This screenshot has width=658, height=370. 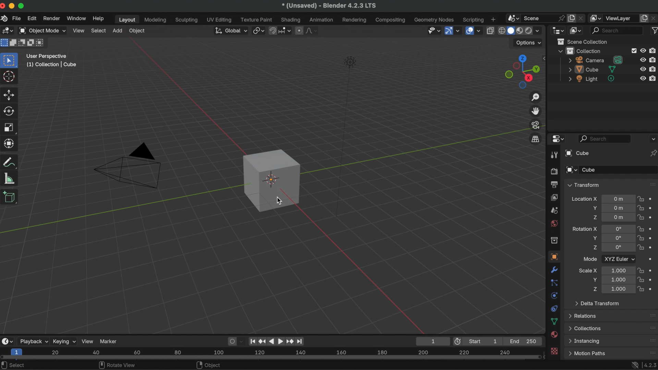 What do you see at coordinates (431, 341) in the screenshot?
I see `1` at bounding box center [431, 341].